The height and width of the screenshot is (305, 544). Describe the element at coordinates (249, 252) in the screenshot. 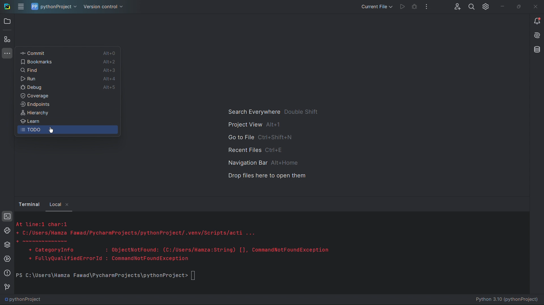

I see `At line:1 char:1 +C:/Users/Hanza Fawad/PycharnProjects/python Project/.venv/Scripts/acti... + CategoryInfo : ObjectNotFound: (C:/Users/Hanza: String) [], ConnandNotFoundException + FullyQualifiedErrorId: Command NotFoundException PS C:\Users\Hamza Fawad\Pychar Projects\pythonProject>` at that location.